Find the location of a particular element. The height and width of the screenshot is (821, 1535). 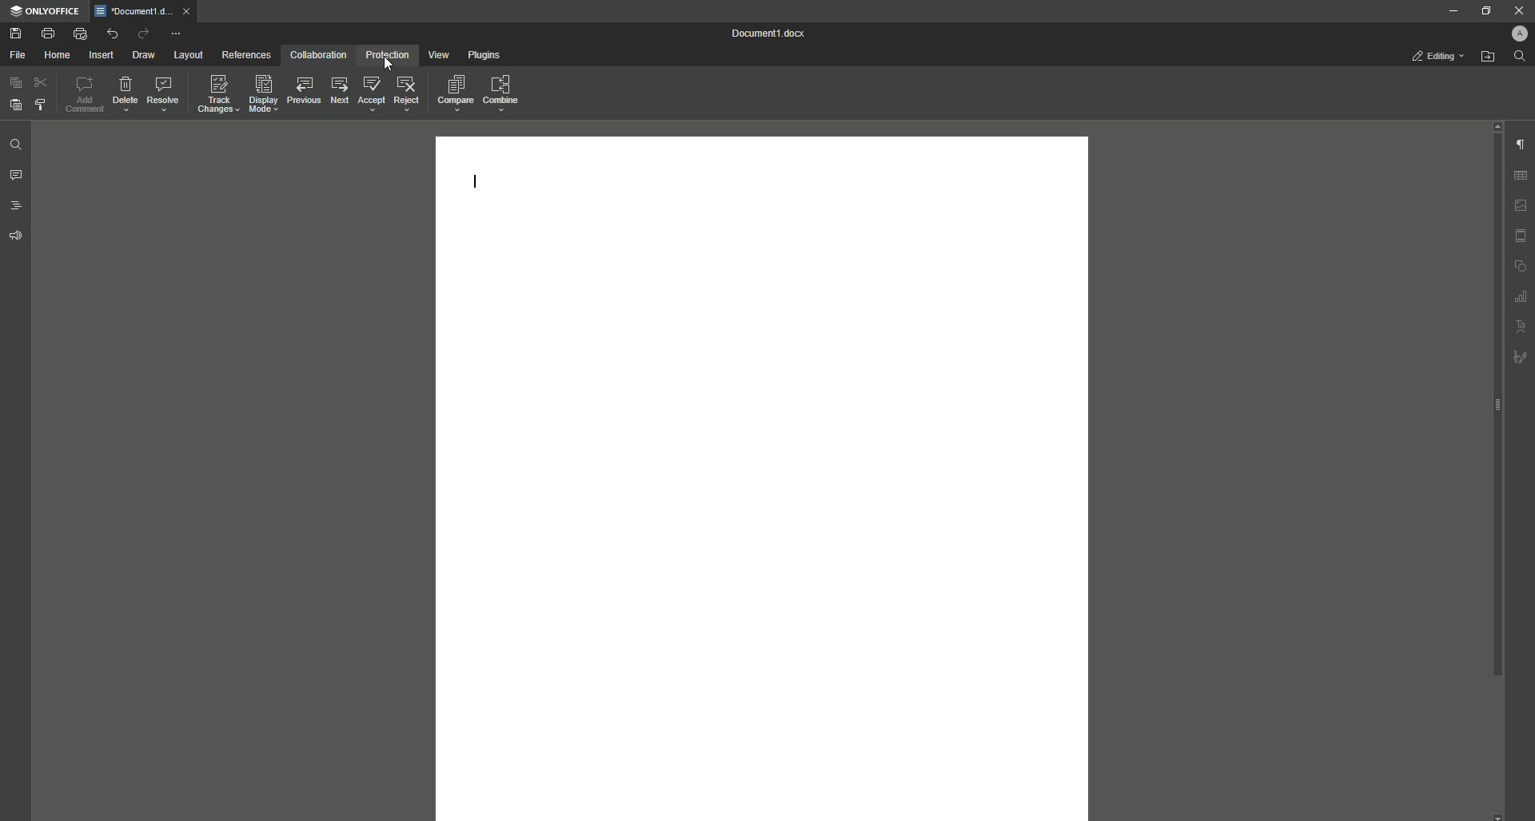

Draw is located at coordinates (145, 55).